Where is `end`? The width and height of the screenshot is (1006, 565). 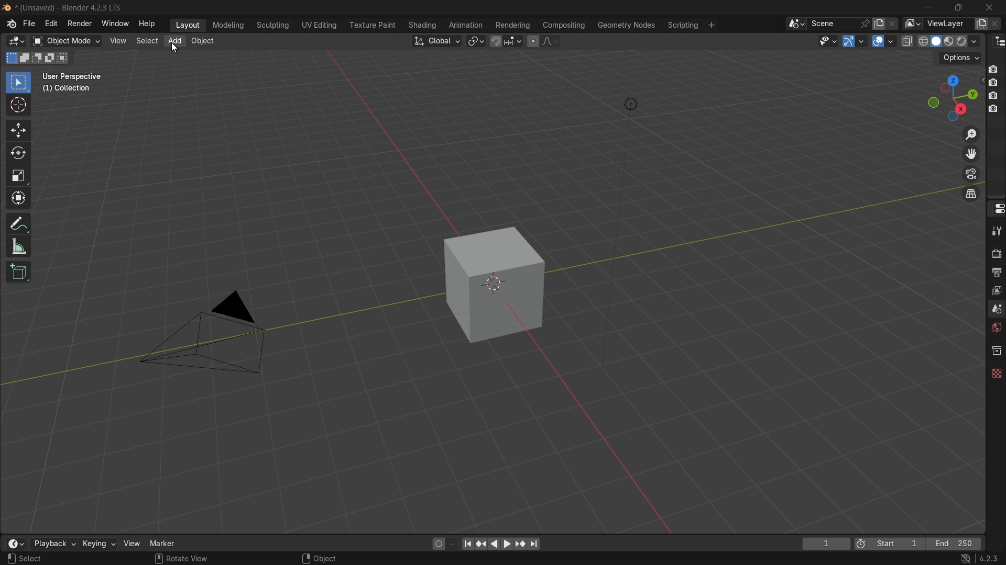 end is located at coordinates (958, 543).